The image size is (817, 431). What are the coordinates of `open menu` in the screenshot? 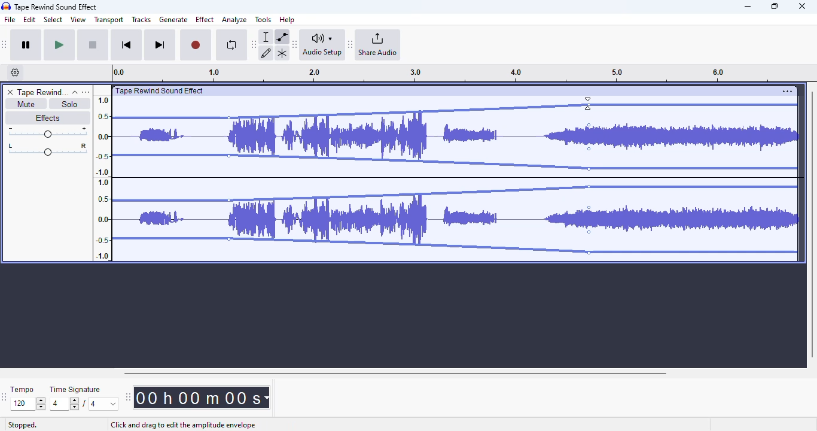 It's located at (86, 92).